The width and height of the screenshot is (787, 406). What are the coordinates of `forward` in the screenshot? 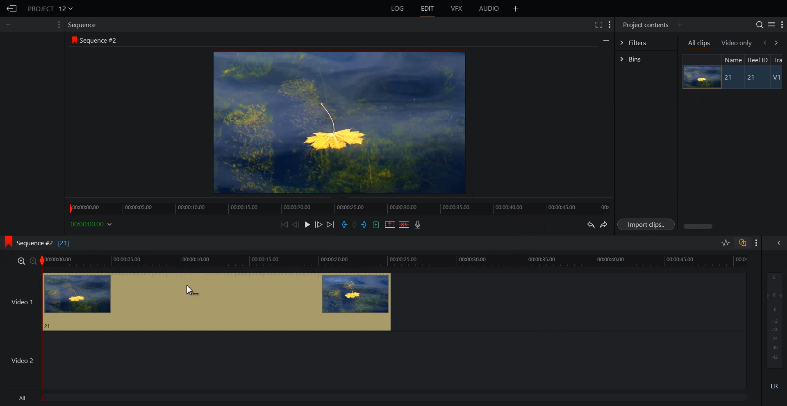 It's located at (778, 42).